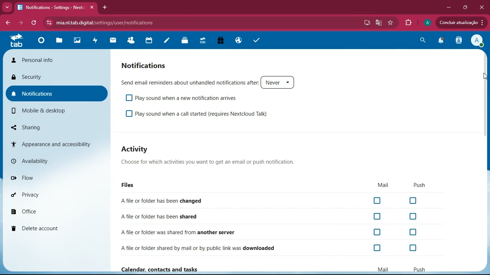  What do you see at coordinates (53, 126) in the screenshot?
I see `sharing` at bounding box center [53, 126].